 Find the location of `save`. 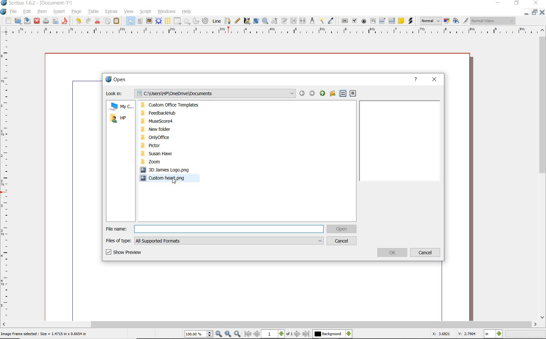

save is located at coordinates (28, 20).